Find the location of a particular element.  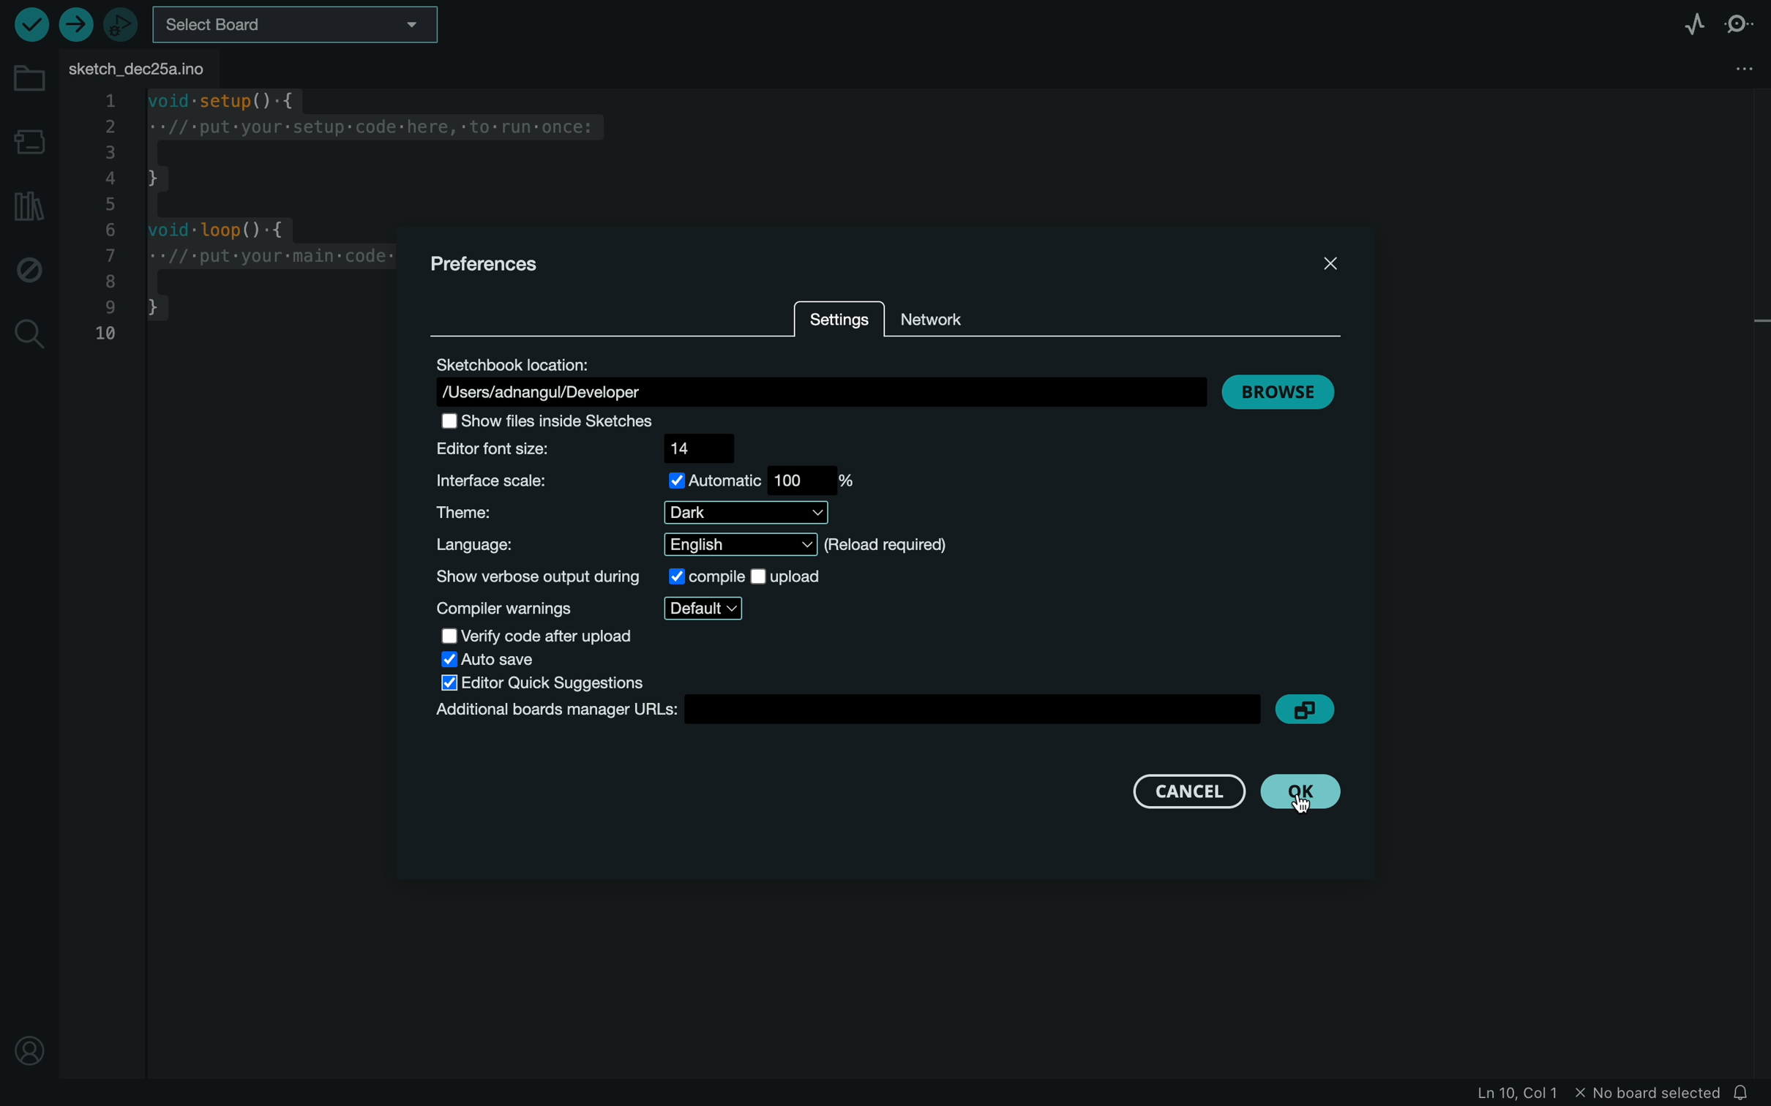

settings is located at coordinates (838, 322).